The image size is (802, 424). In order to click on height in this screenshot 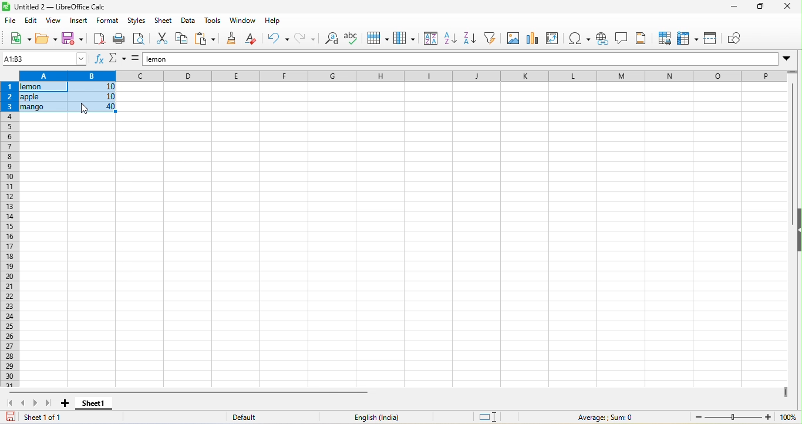, I will do `click(797, 230)`.